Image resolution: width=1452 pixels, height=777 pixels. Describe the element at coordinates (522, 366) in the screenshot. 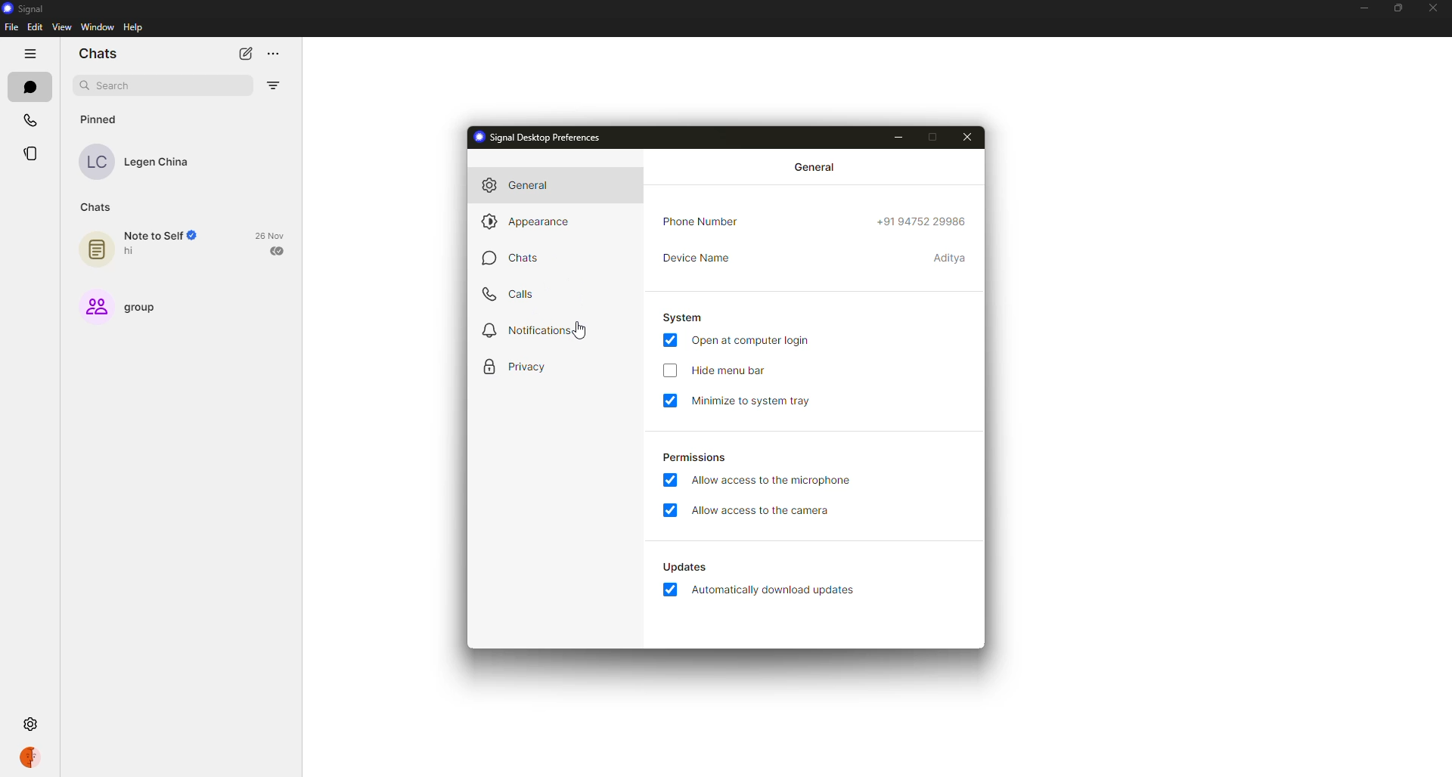

I see `privacy` at that location.